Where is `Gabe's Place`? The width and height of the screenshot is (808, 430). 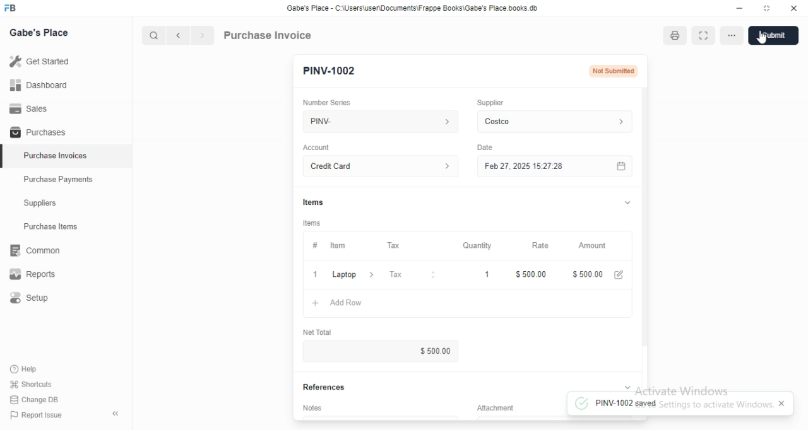 Gabe's Place is located at coordinates (39, 32).